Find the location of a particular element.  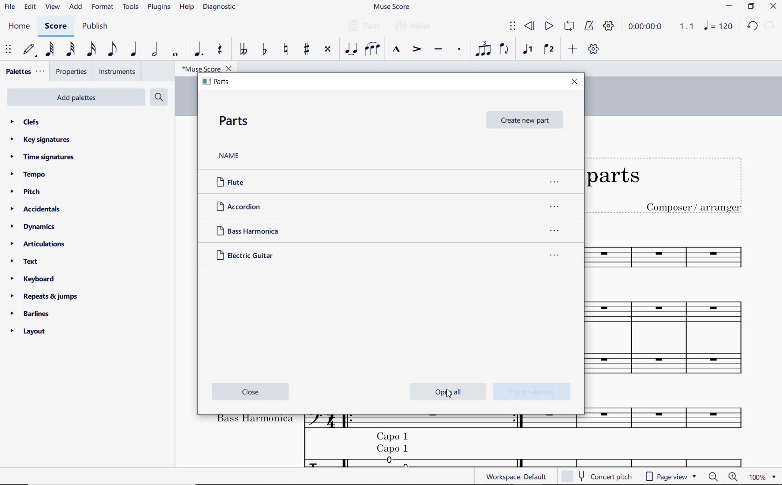

dynamics is located at coordinates (32, 227).